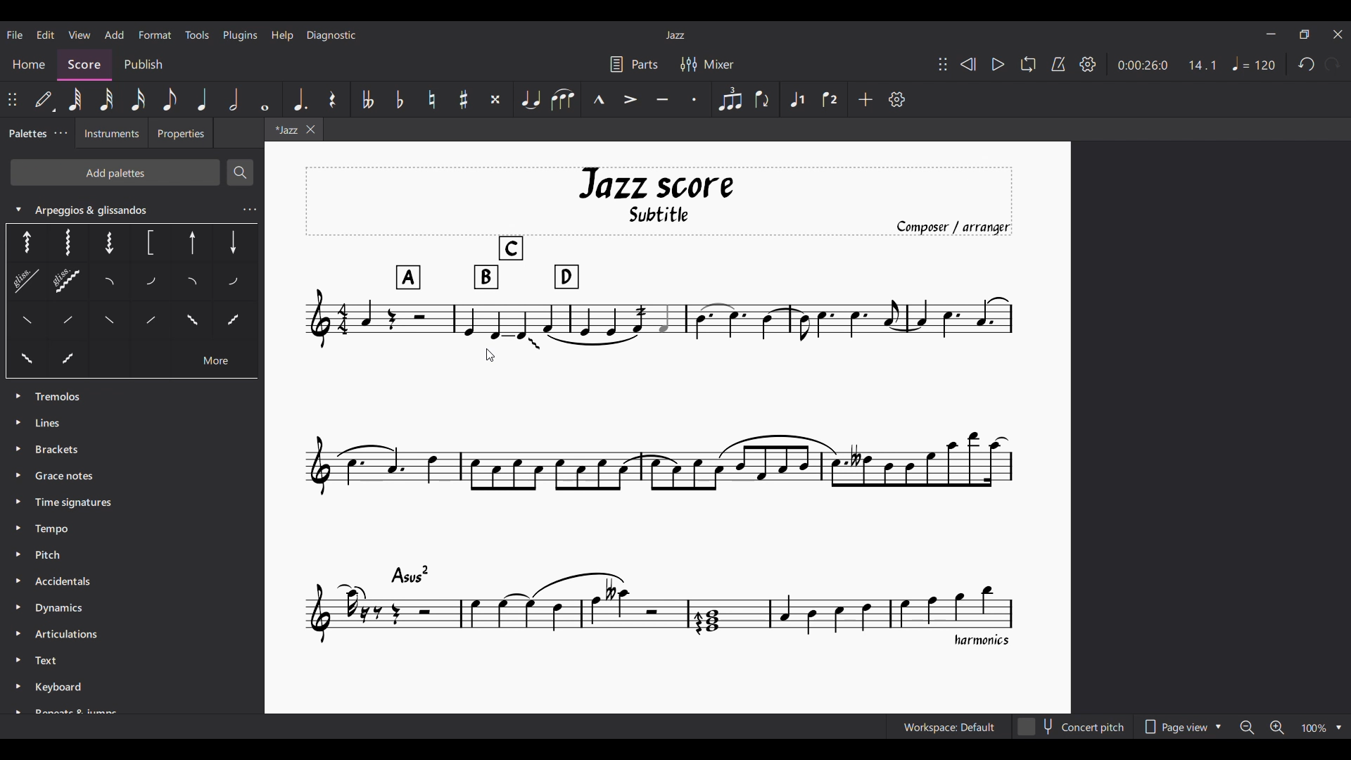 This screenshot has width=1351, height=760. Describe the element at coordinates (68, 476) in the screenshot. I see `Grace Note` at that location.